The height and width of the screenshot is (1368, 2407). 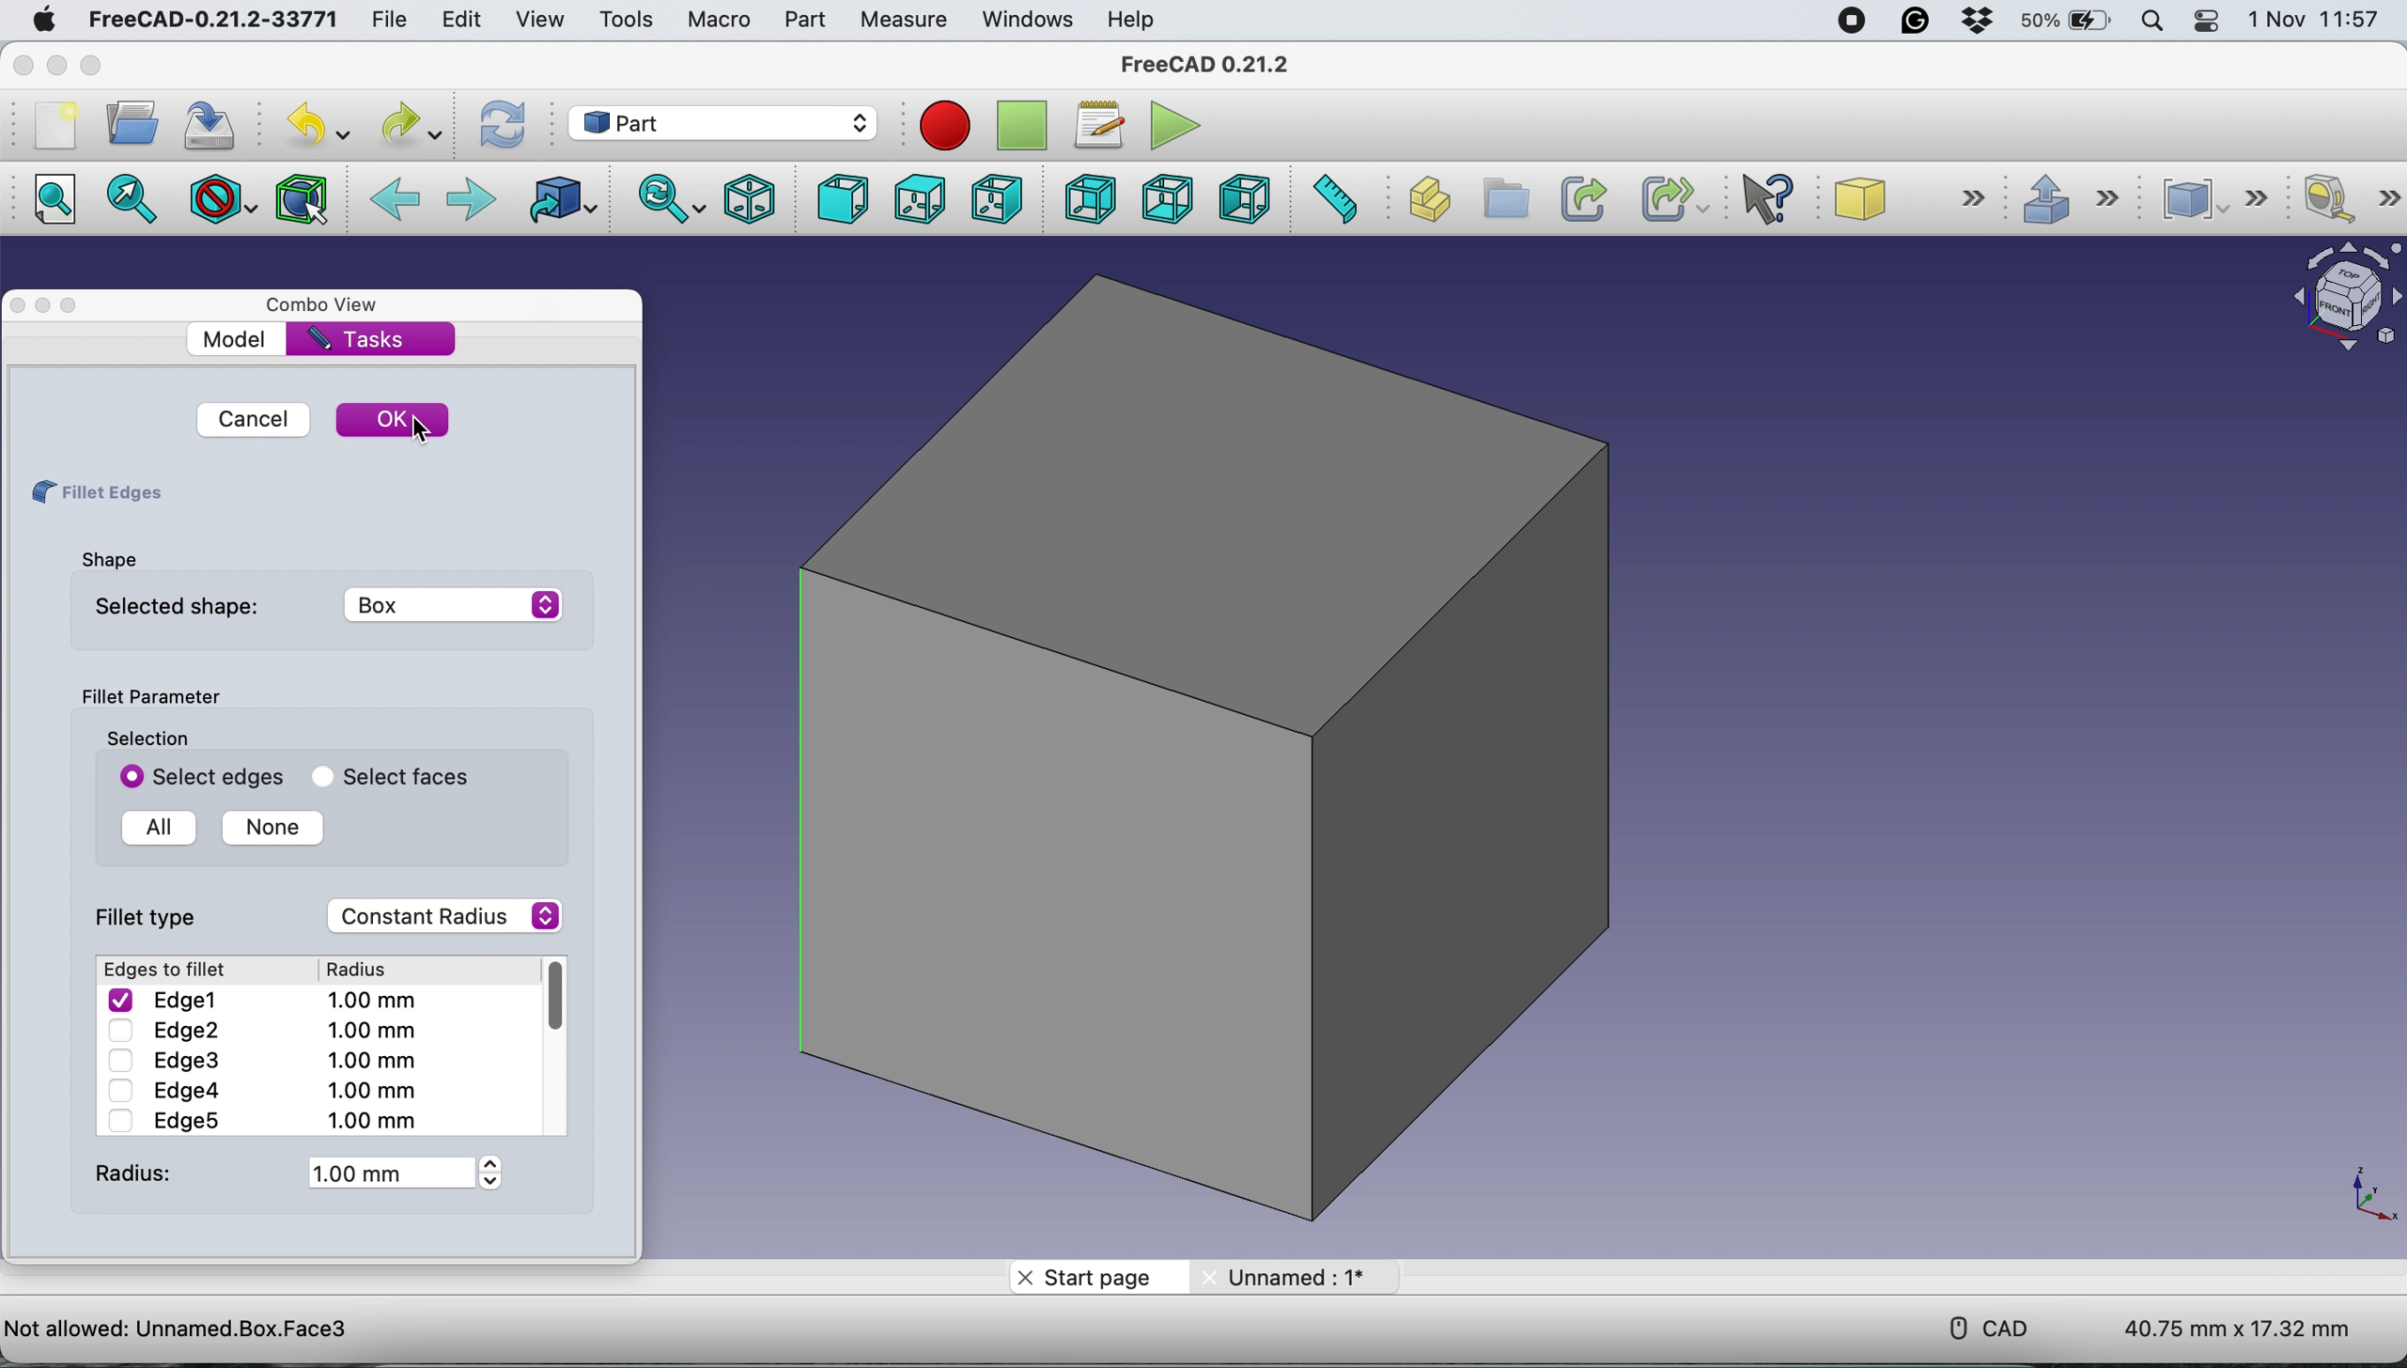 I want to click on compound tools, so click(x=2218, y=199).